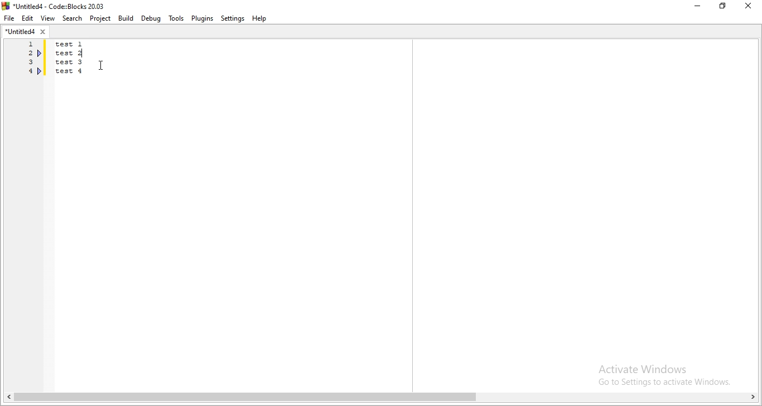 The height and width of the screenshot is (406, 762). I want to click on Edit , so click(28, 18).